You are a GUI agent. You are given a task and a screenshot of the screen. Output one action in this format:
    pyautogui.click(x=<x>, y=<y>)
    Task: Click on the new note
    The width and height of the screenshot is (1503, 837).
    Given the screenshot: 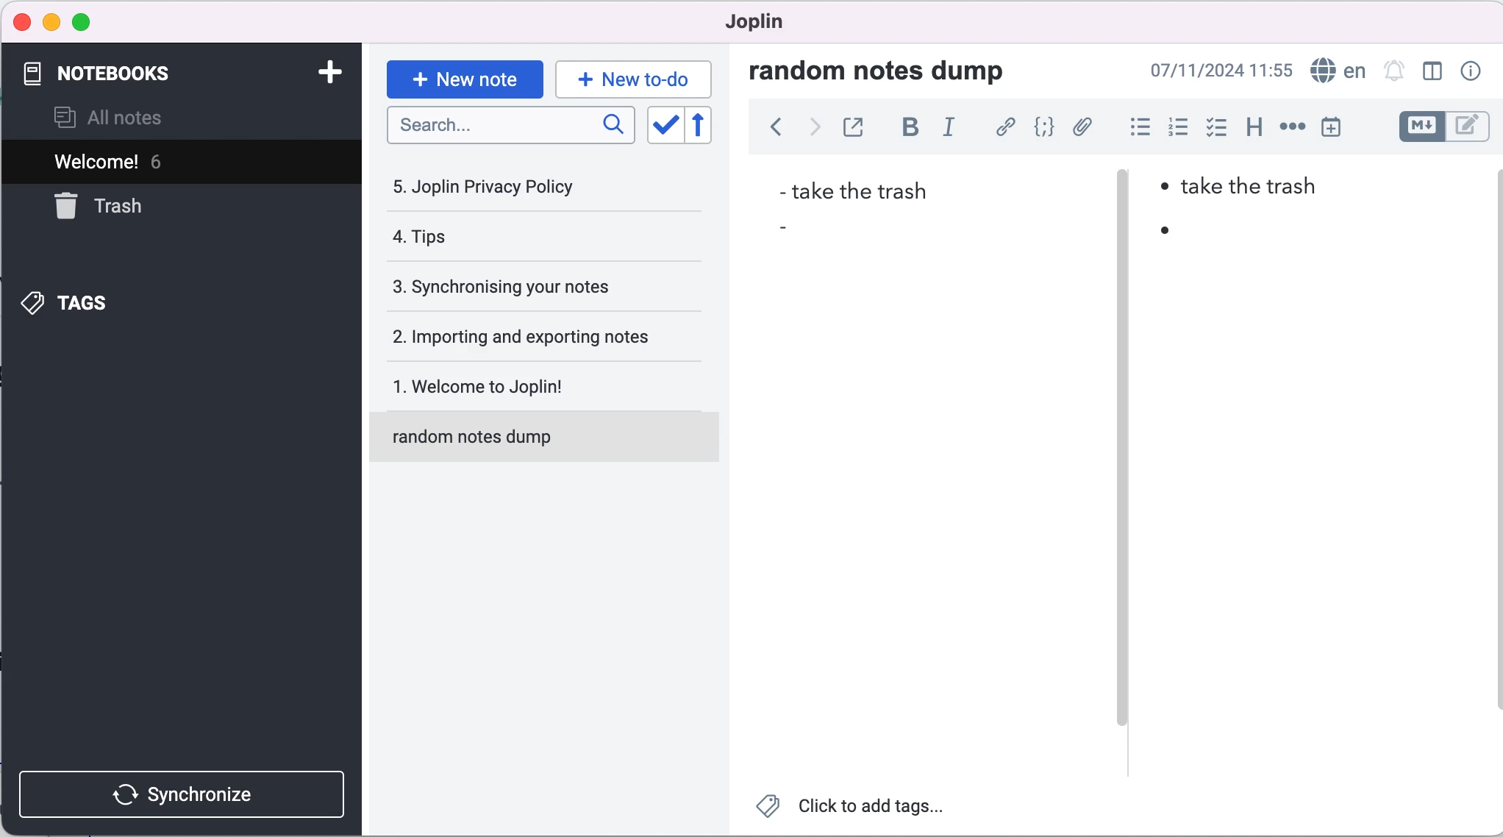 What is the action you would take?
    pyautogui.click(x=463, y=77)
    